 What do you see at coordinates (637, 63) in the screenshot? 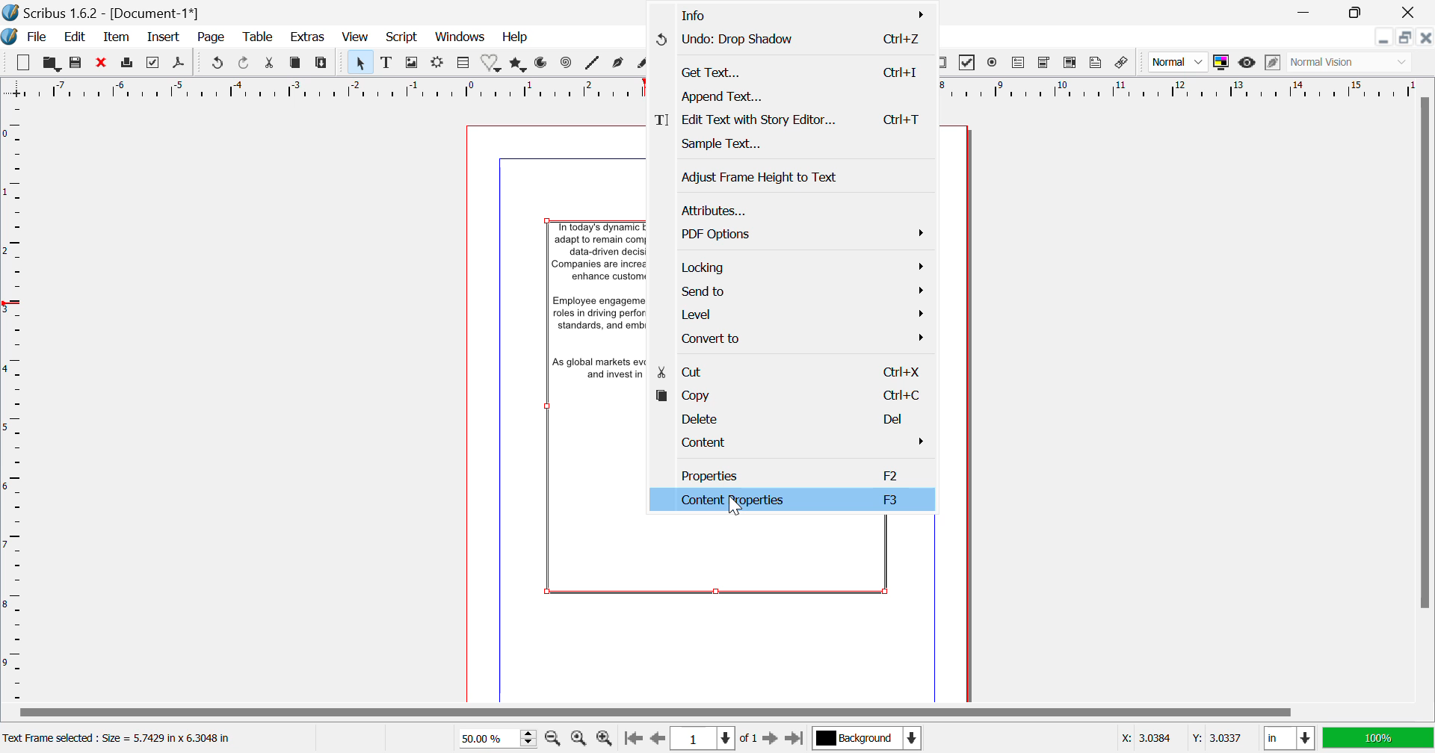
I see `Freehand Curve` at bounding box center [637, 63].